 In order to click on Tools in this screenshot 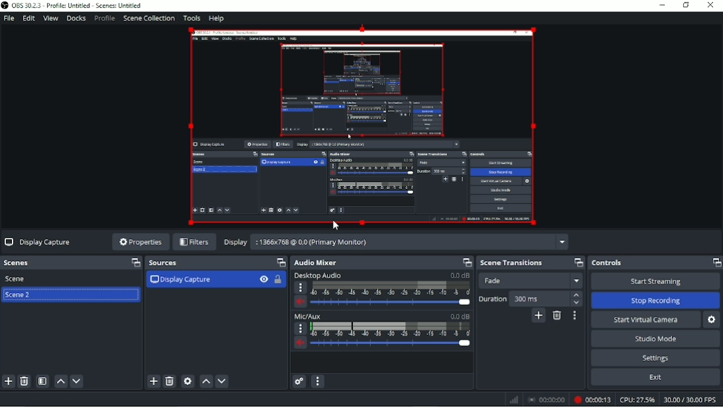, I will do `click(193, 17)`.